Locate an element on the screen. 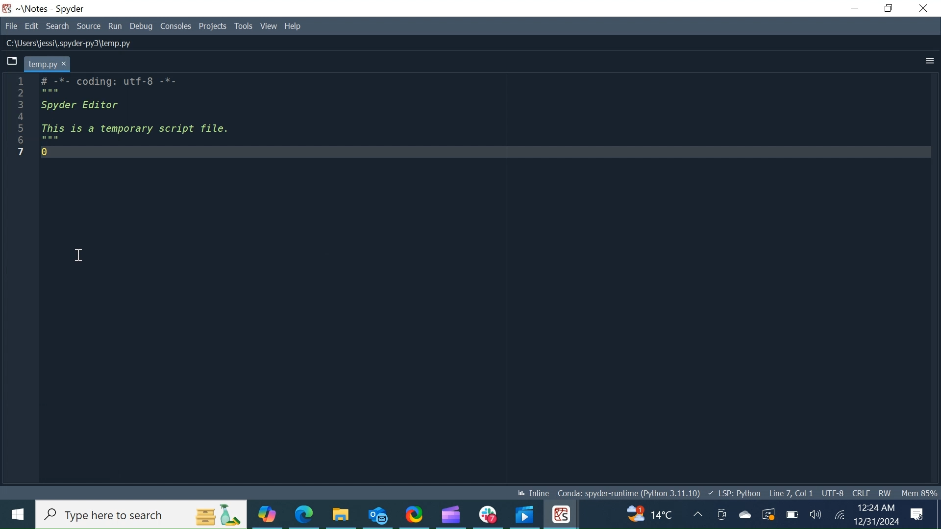 The image size is (941, 529). Photo Desktop Icon is located at coordinates (525, 514).